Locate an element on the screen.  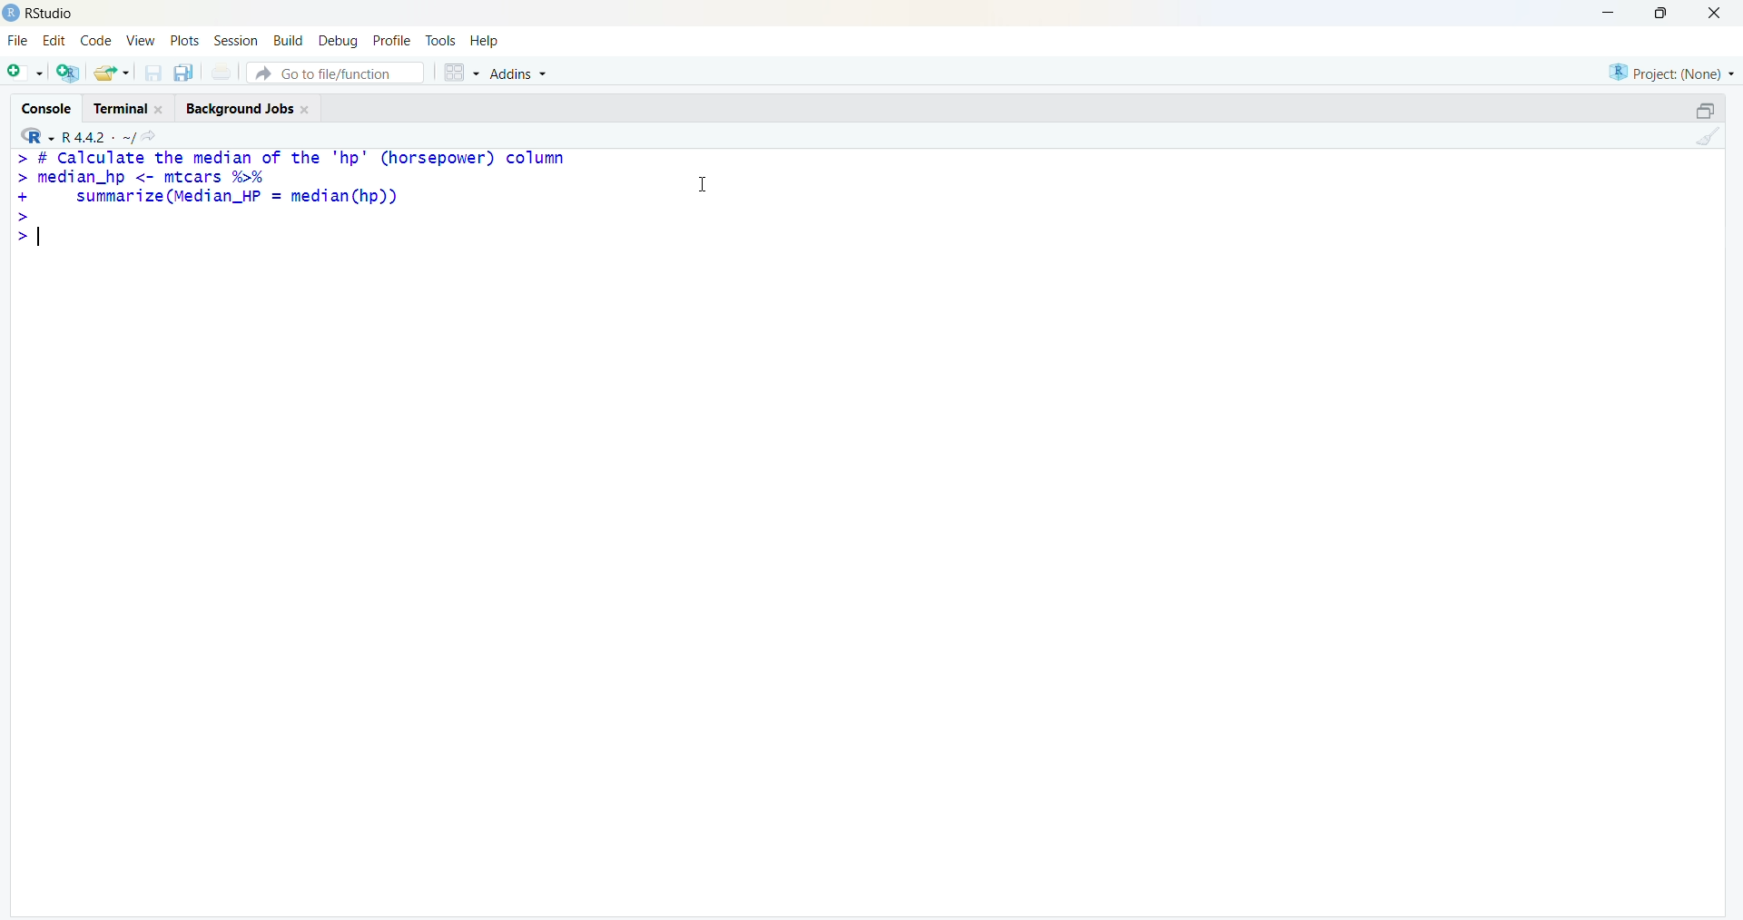
share folder as is located at coordinates (113, 73).